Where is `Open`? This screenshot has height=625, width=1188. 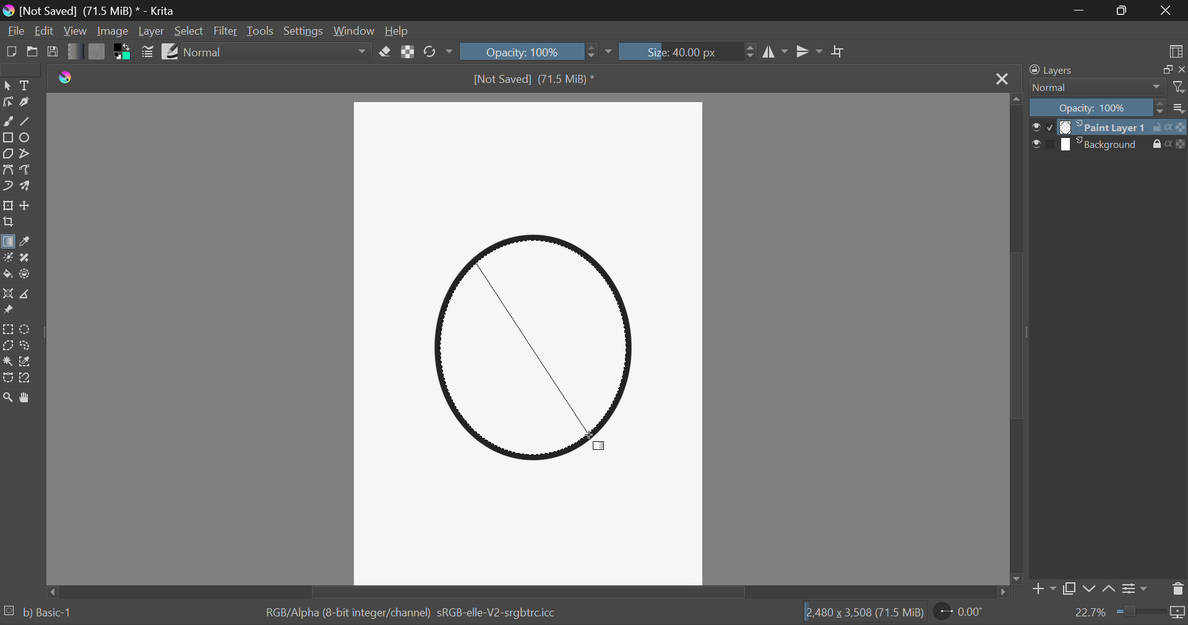 Open is located at coordinates (32, 52).